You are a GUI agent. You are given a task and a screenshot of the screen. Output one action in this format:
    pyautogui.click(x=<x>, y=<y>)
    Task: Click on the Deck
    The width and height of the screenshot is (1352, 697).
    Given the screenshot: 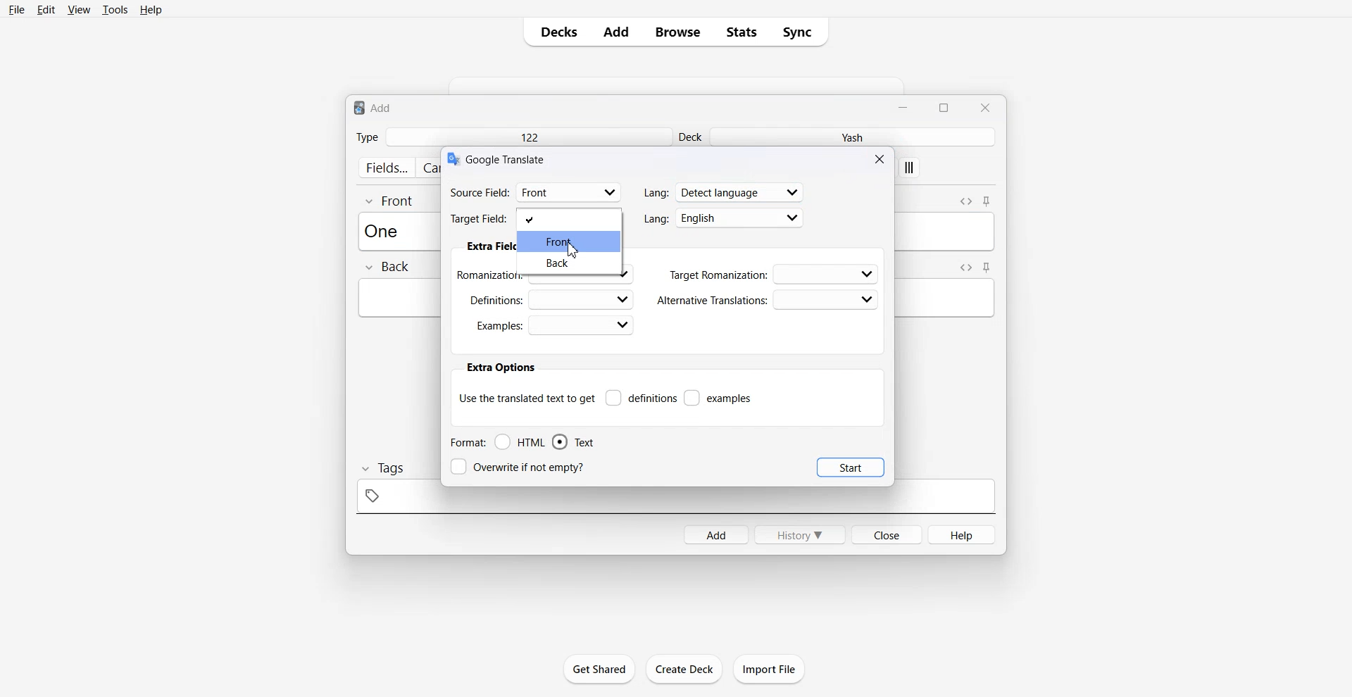 What is the action you would take?
    pyautogui.click(x=692, y=137)
    